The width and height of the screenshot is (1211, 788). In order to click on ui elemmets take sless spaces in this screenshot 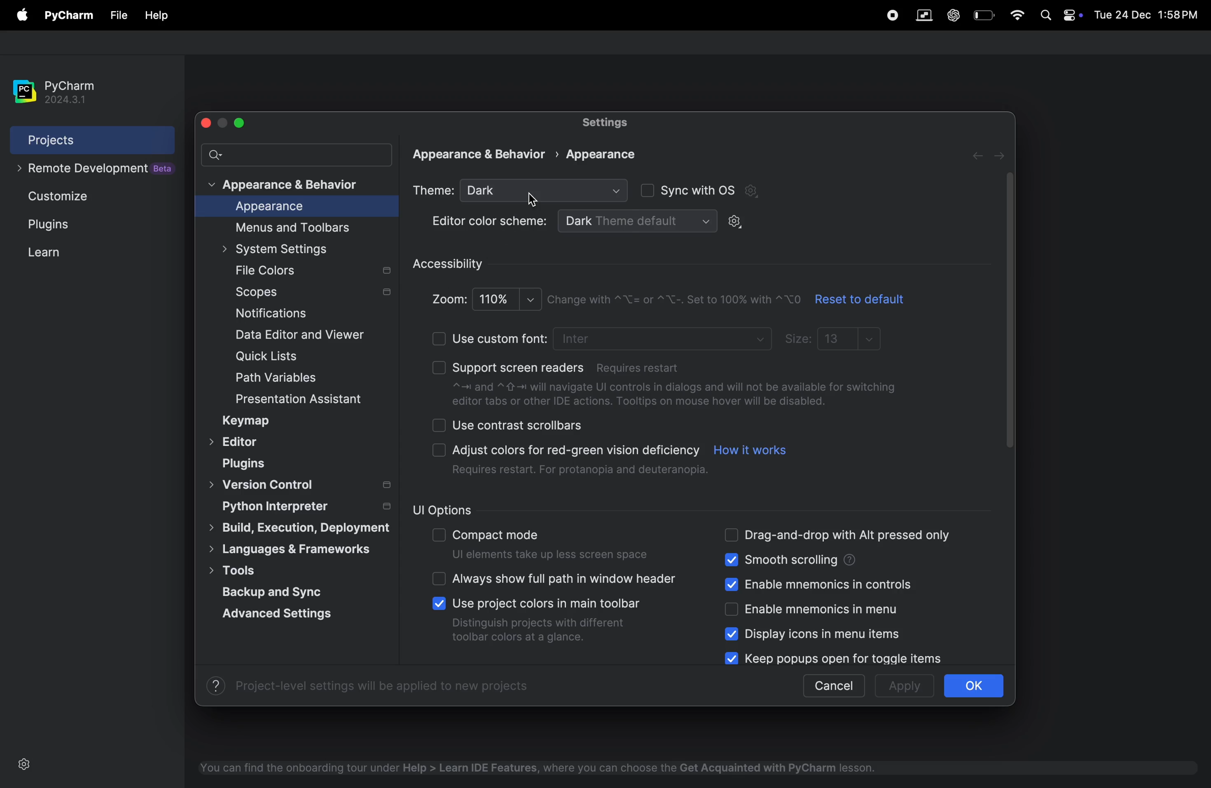, I will do `click(556, 555)`.